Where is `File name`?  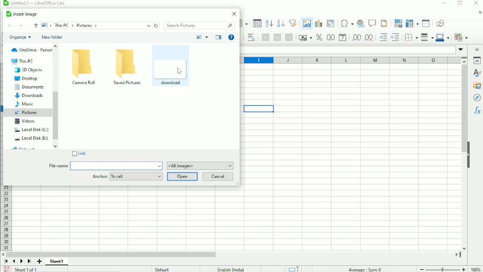 File name is located at coordinates (58, 166).